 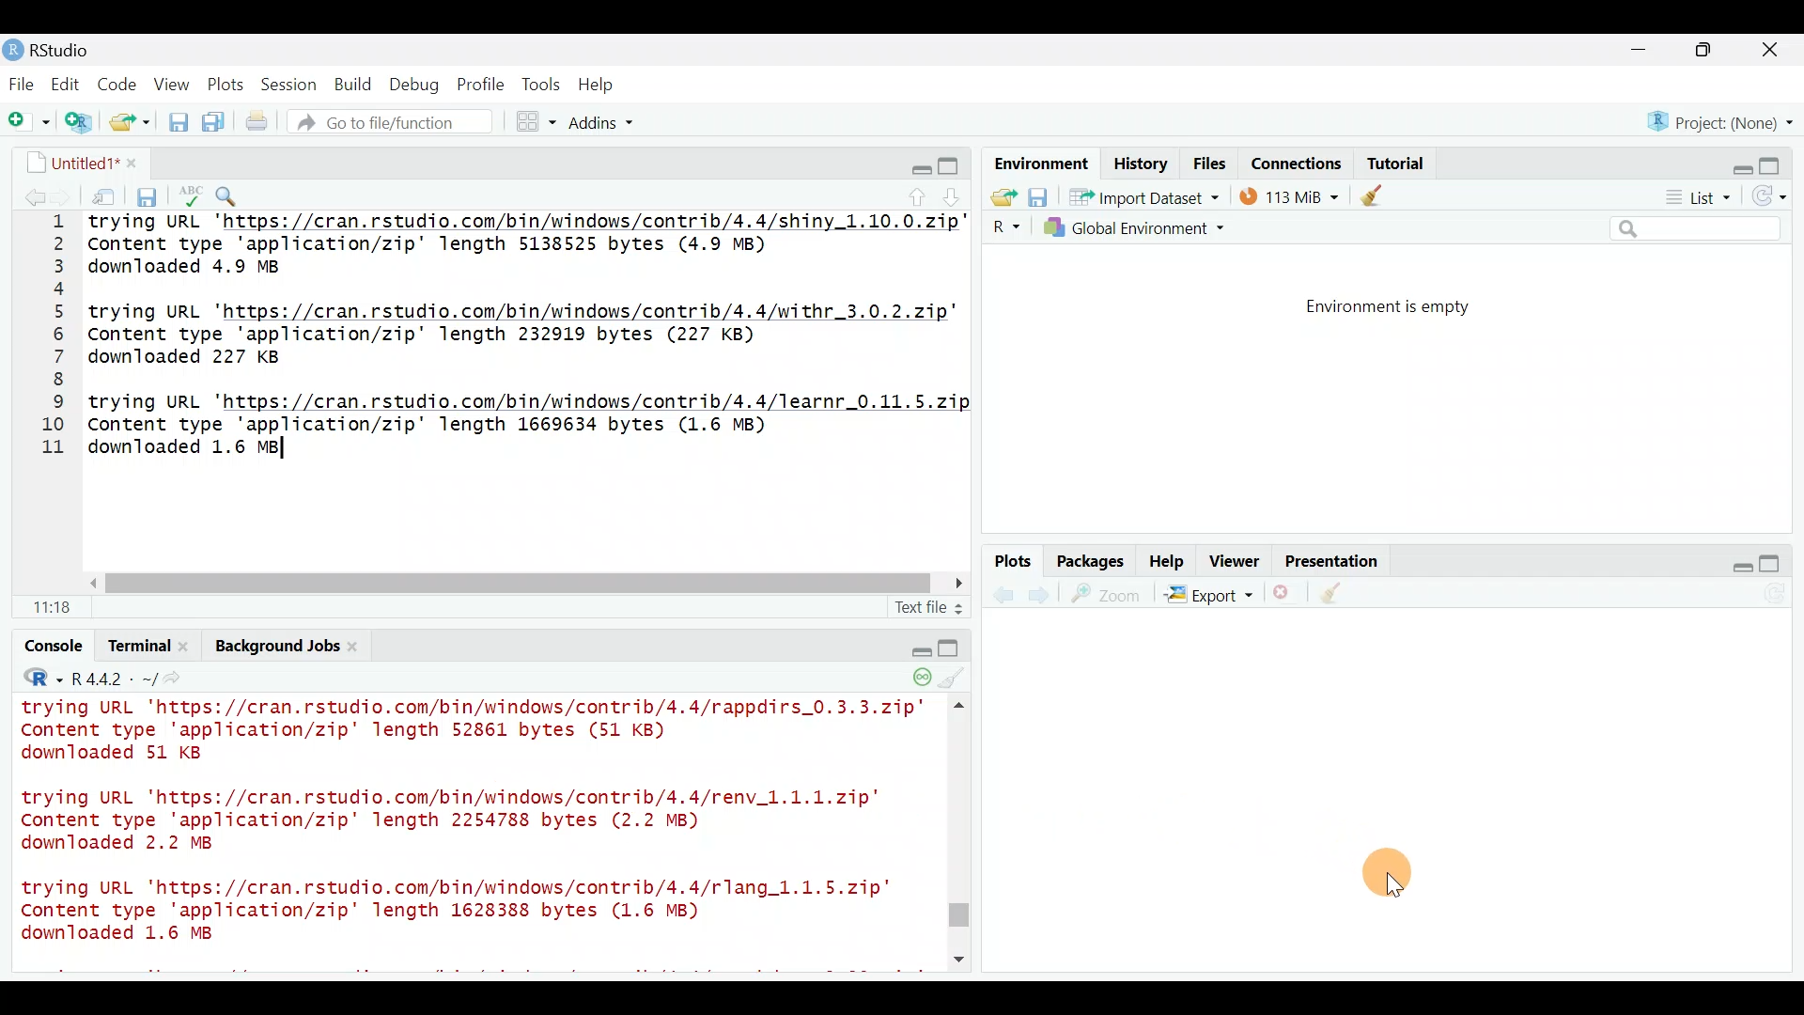 What do you see at coordinates (1235, 563) in the screenshot?
I see `Viewer` at bounding box center [1235, 563].